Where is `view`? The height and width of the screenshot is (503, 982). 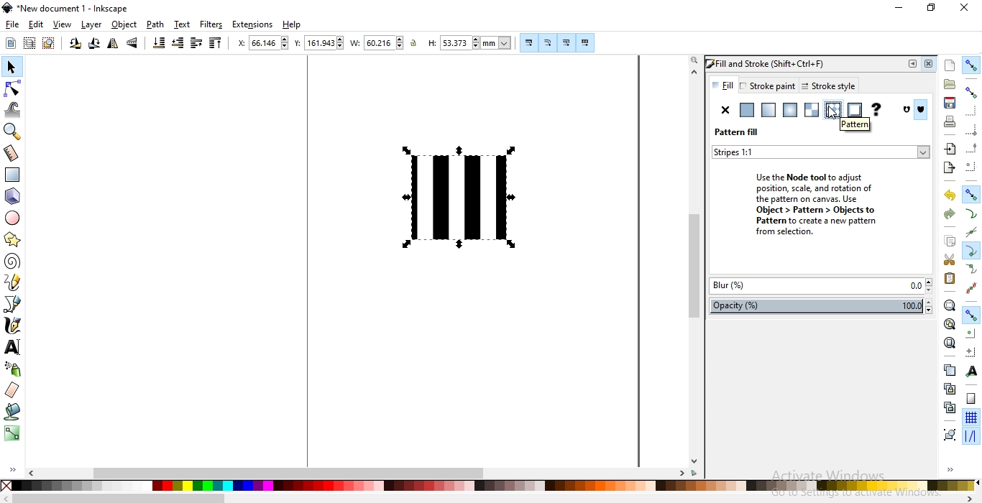
view is located at coordinates (63, 24).